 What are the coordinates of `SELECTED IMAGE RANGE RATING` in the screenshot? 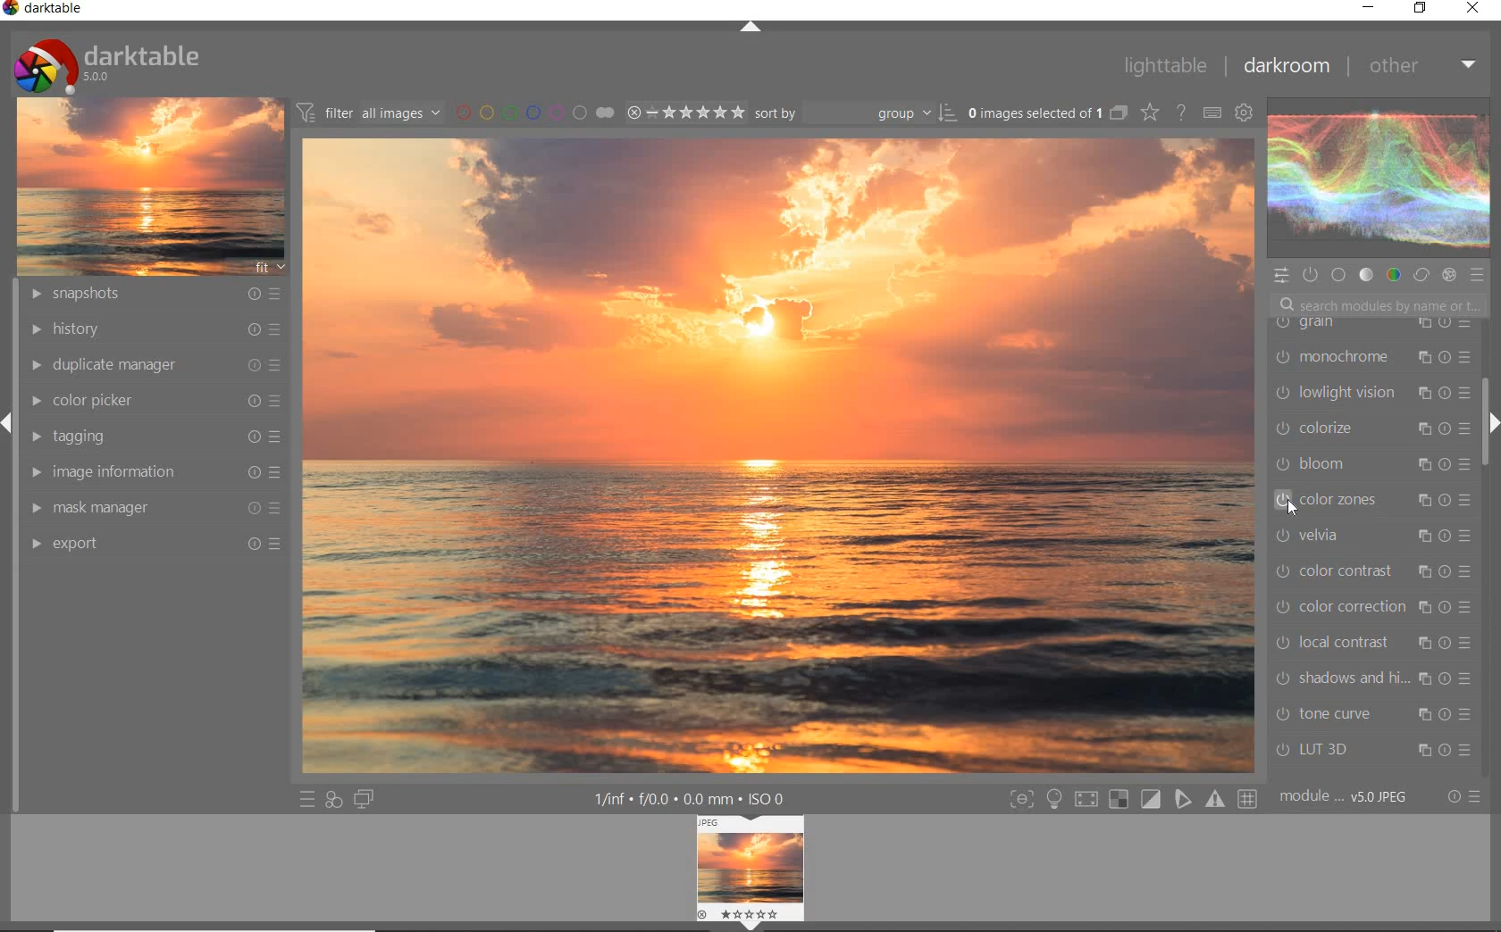 It's located at (686, 112).